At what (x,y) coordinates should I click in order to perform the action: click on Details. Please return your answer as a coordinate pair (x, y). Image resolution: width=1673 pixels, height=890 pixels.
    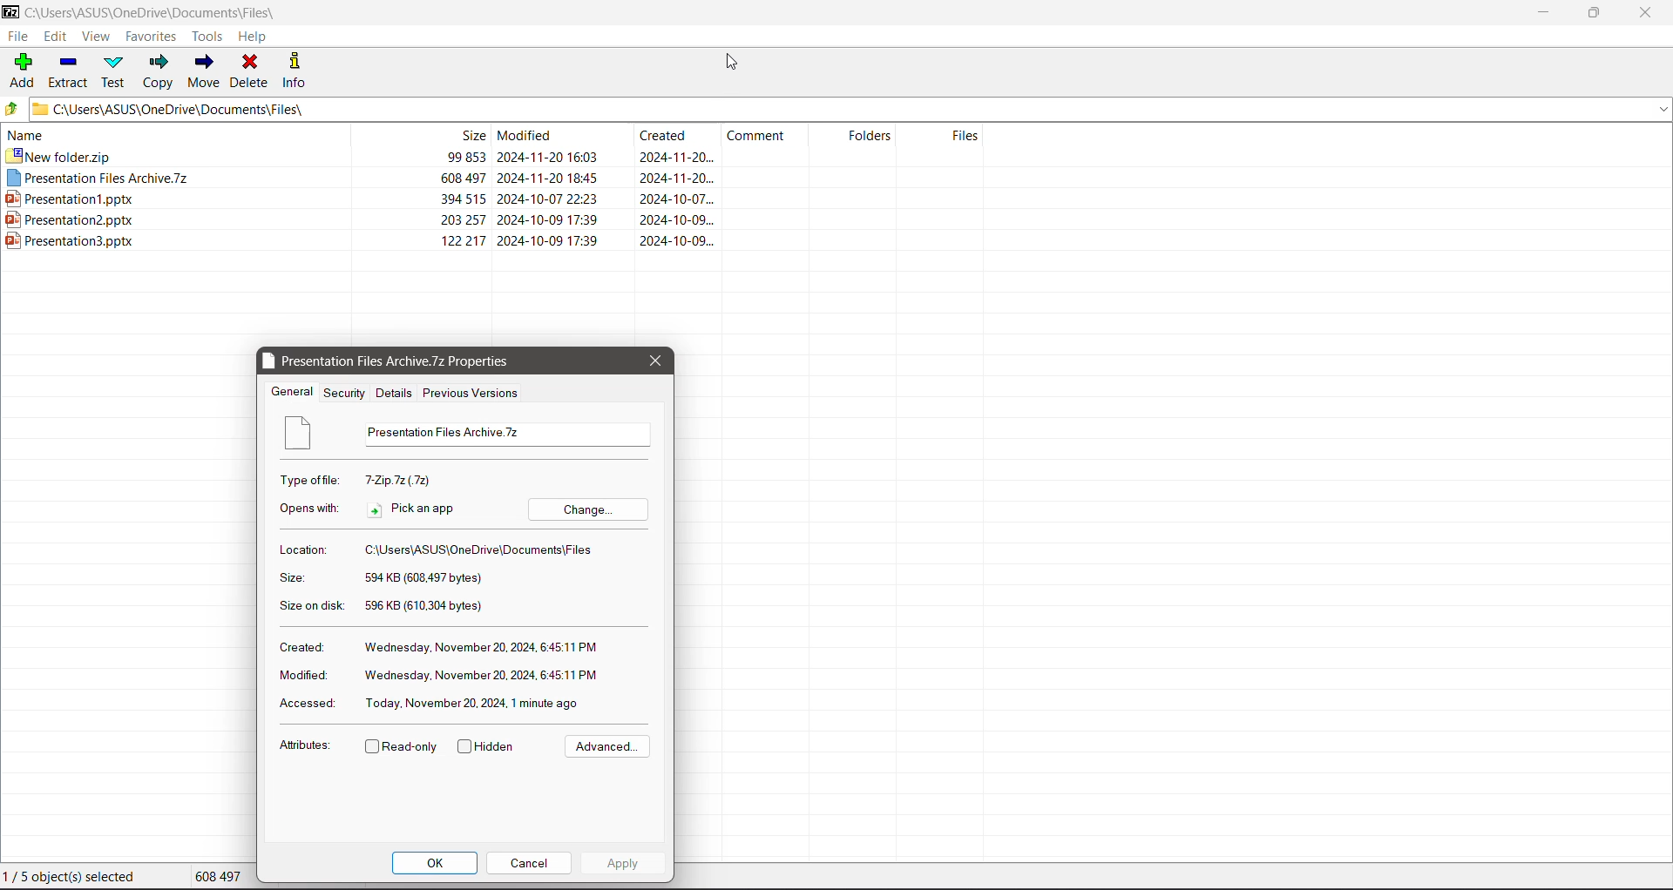
    Looking at the image, I should click on (394, 392).